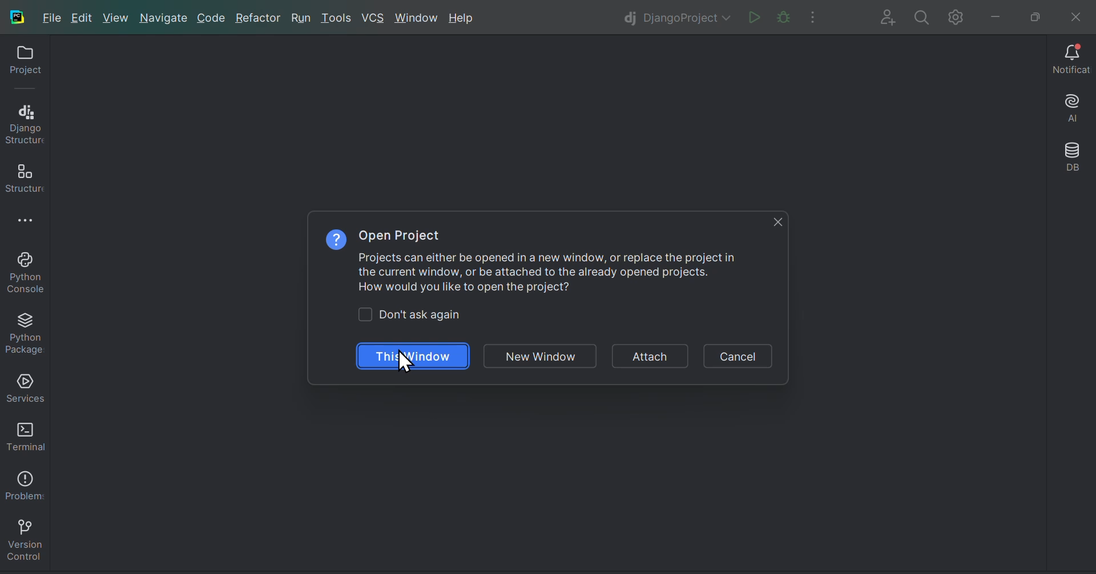 The height and width of the screenshot is (574, 1096). I want to click on This window, so click(417, 356).